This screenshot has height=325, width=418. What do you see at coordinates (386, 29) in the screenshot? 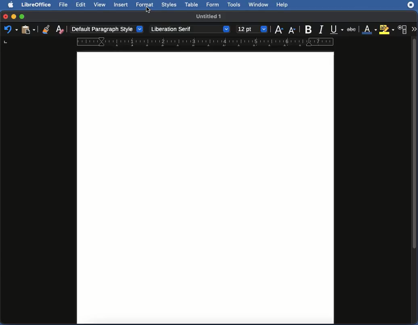
I see `Highlighting` at bounding box center [386, 29].